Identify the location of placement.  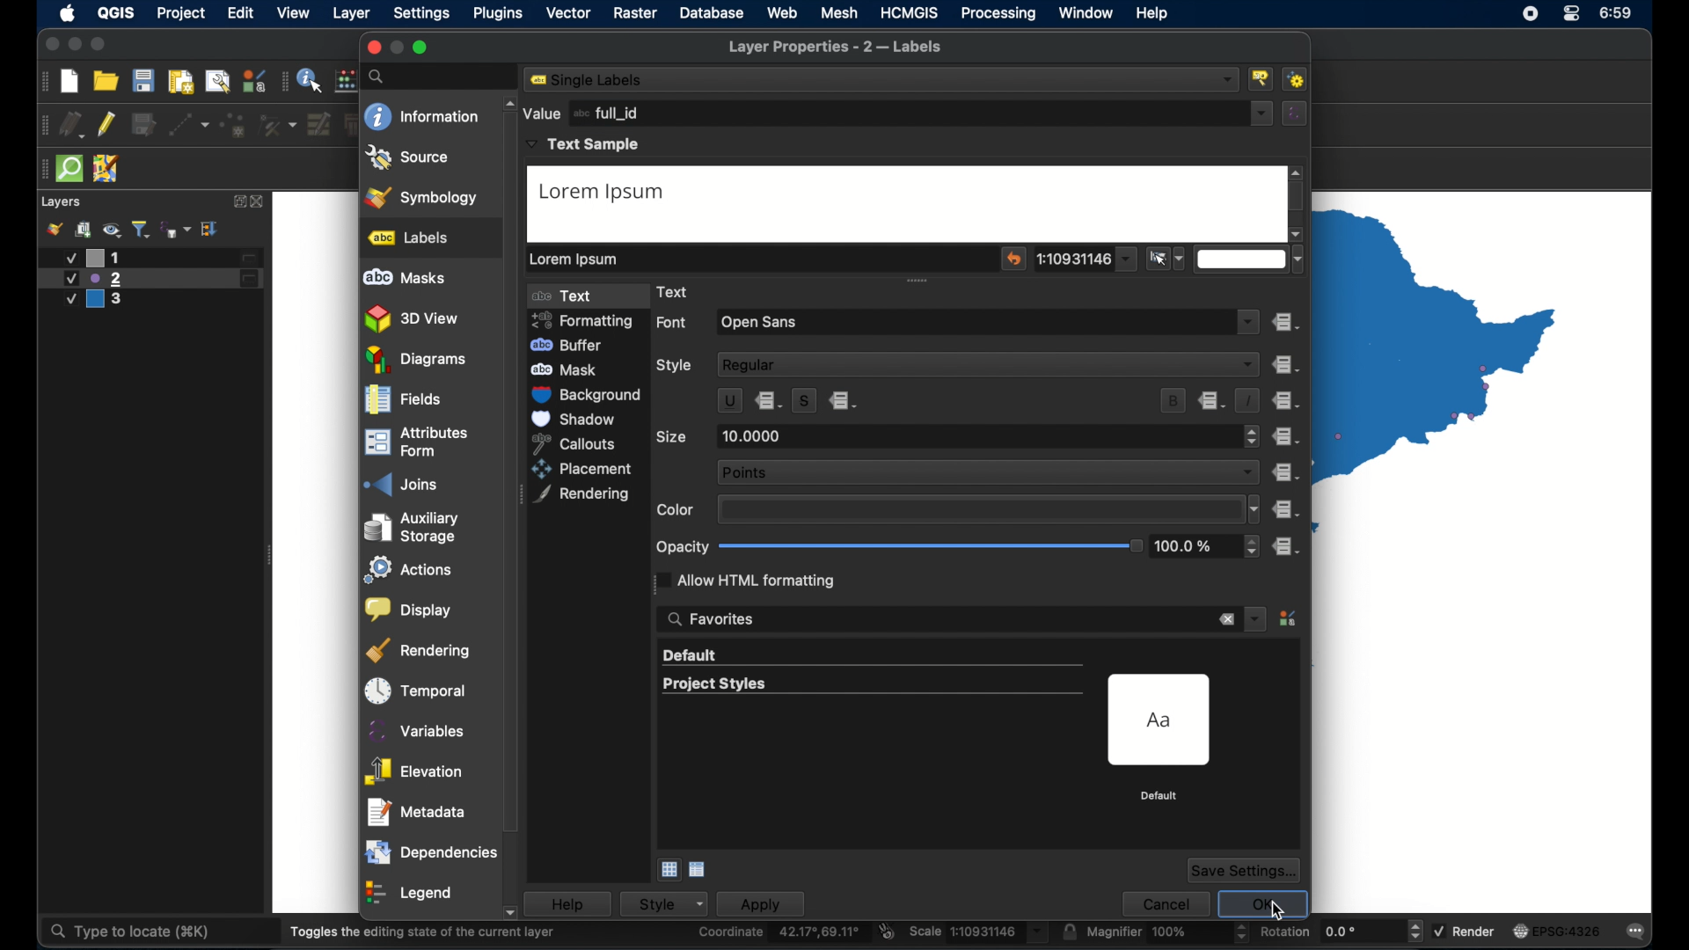
(585, 469).